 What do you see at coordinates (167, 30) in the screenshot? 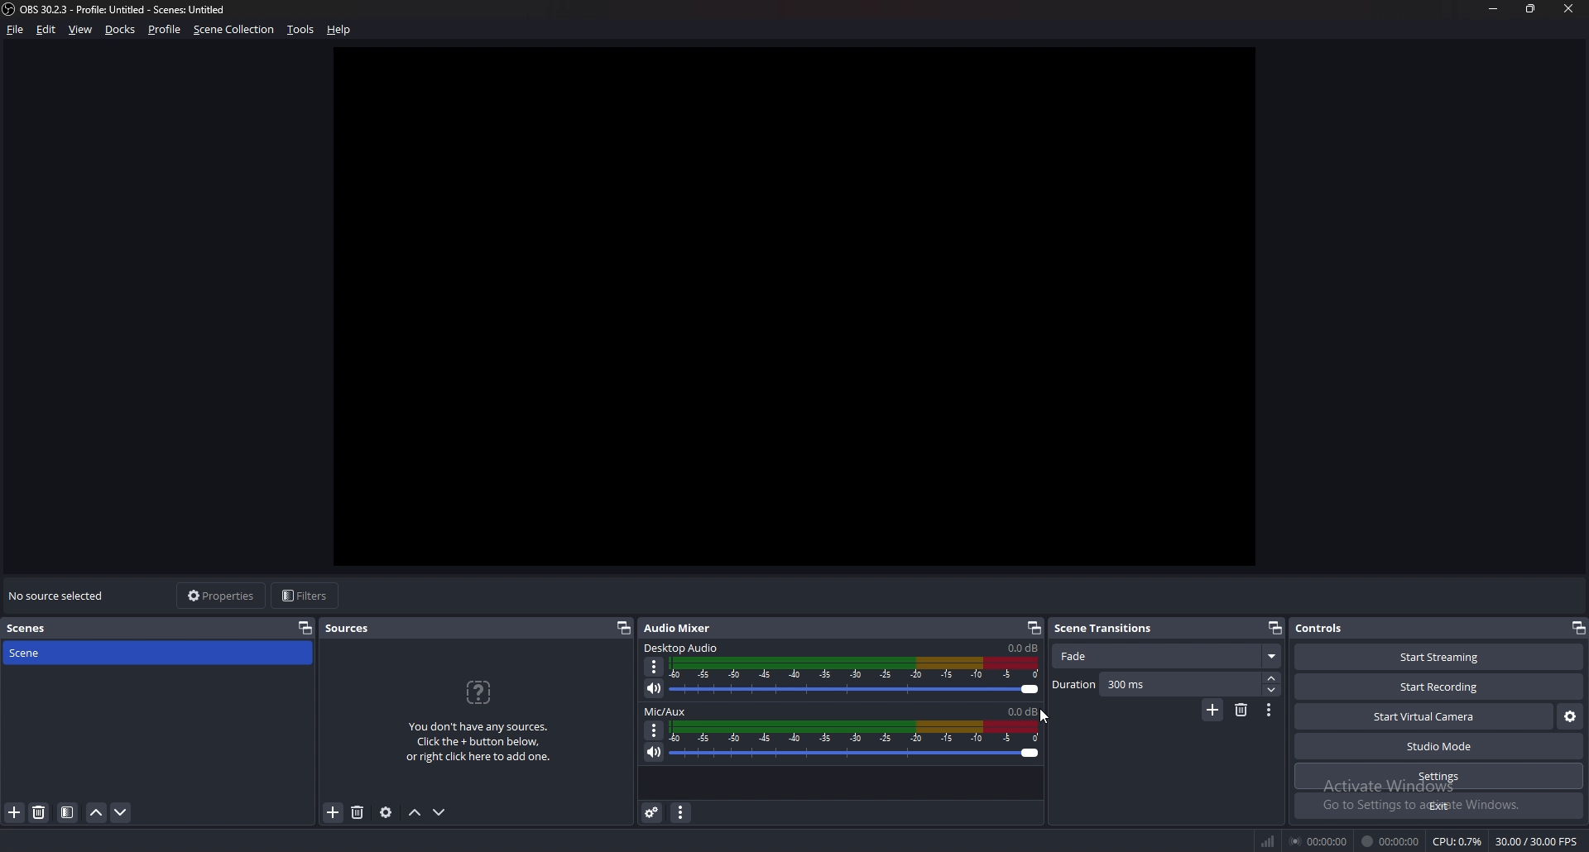
I see `profile` at bounding box center [167, 30].